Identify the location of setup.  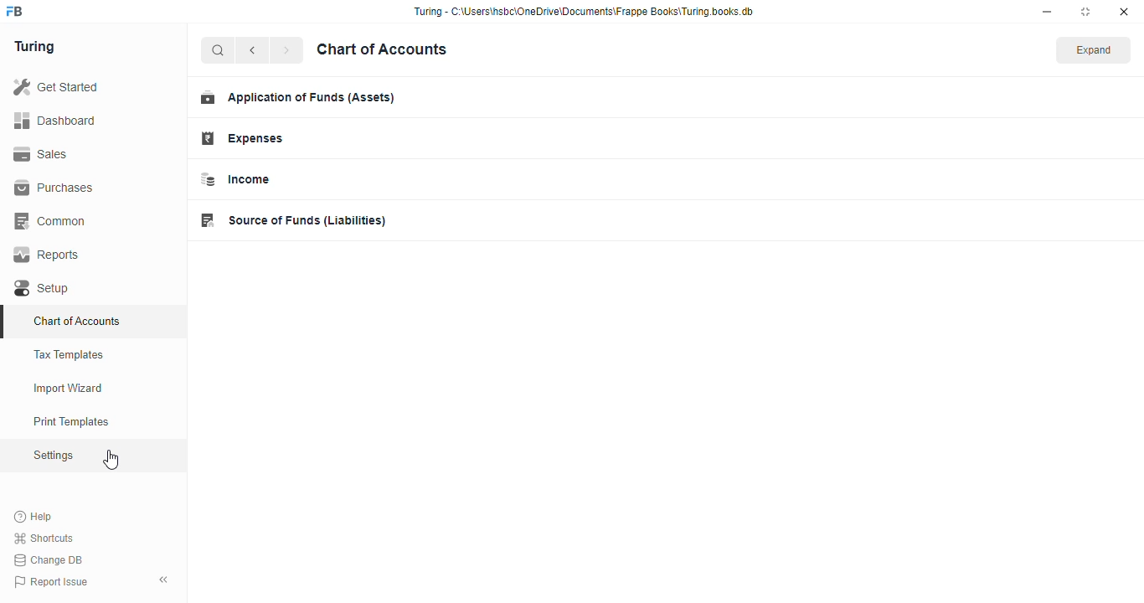
(43, 289).